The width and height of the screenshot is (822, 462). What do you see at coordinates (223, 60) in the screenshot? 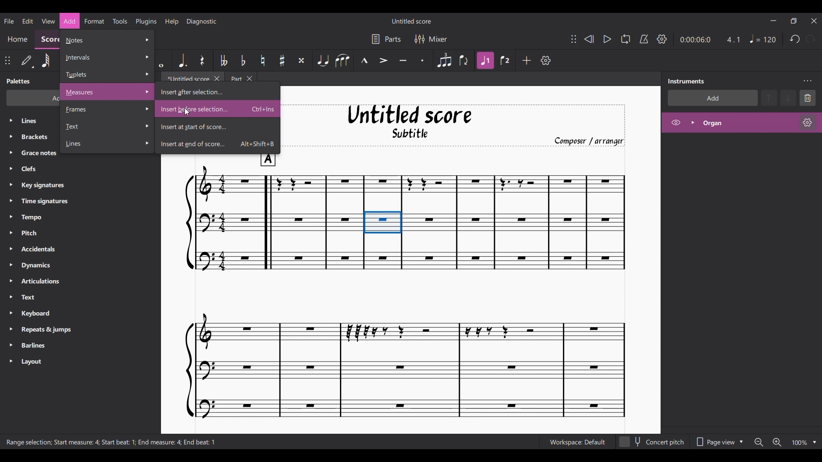
I see `Toggle double flat` at bounding box center [223, 60].